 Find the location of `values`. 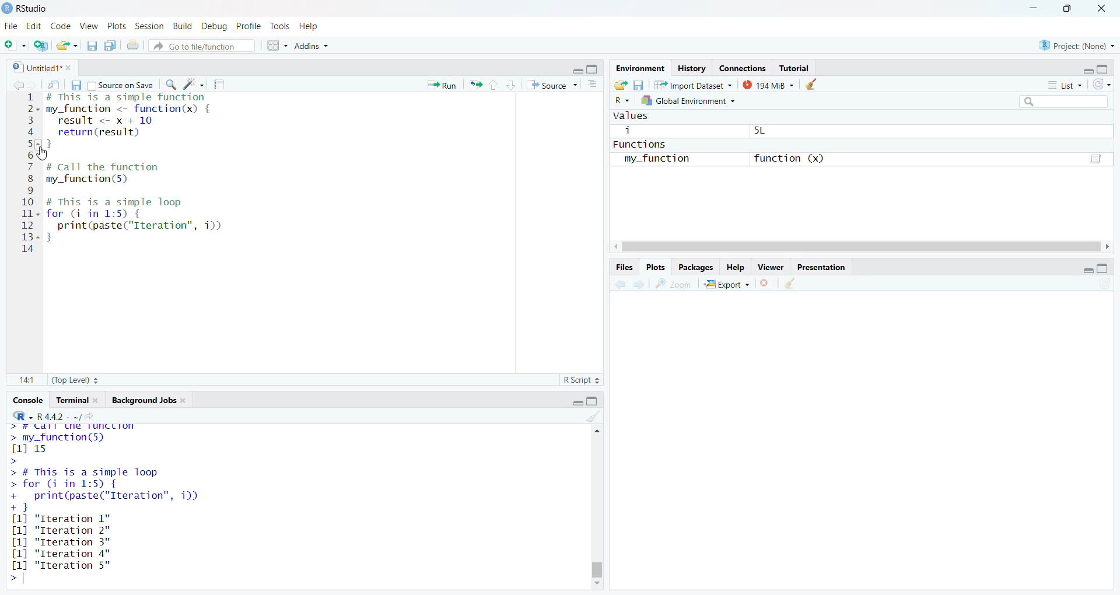

values is located at coordinates (632, 116).